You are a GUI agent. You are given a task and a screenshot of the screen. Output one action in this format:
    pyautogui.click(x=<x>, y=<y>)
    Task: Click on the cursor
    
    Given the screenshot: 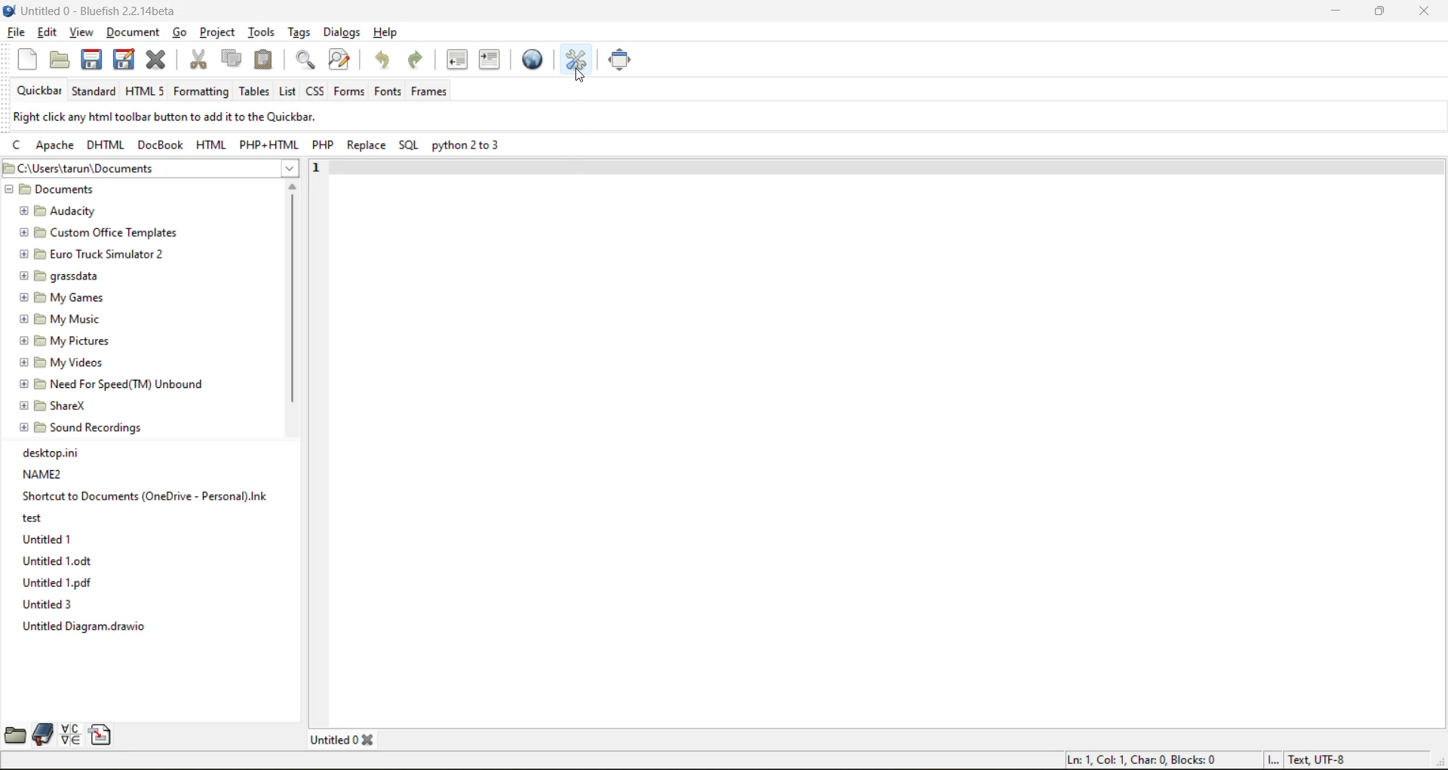 What is the action you would take?
    pyautogui.click(x=582, y=78)
    